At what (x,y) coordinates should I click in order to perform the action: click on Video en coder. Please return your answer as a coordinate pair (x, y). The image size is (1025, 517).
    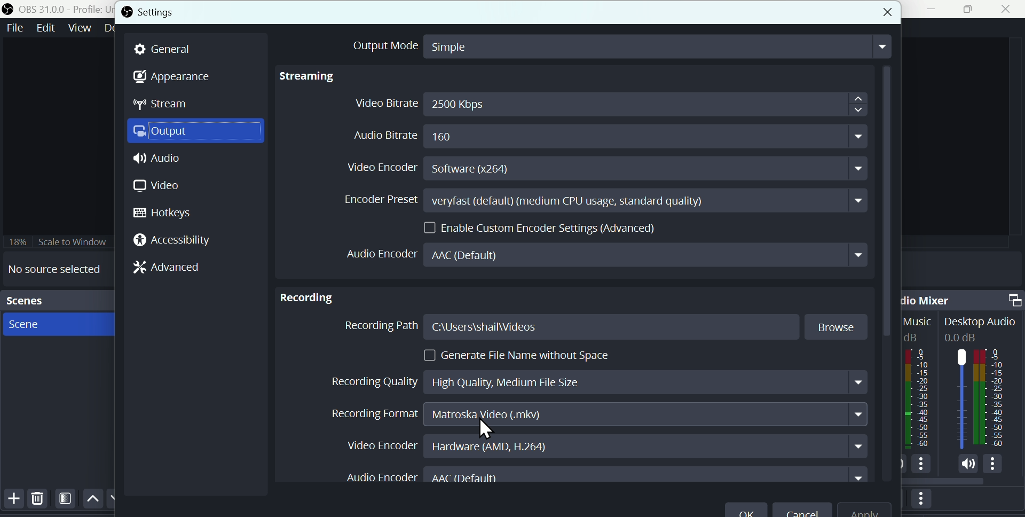
    Looking at the image, I should click on (604, 444).